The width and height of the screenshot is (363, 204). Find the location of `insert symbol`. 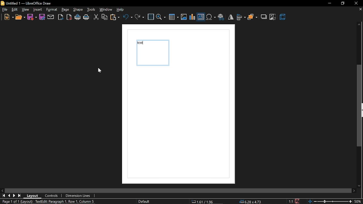

insert symbol is located at coordinates (211, 17).